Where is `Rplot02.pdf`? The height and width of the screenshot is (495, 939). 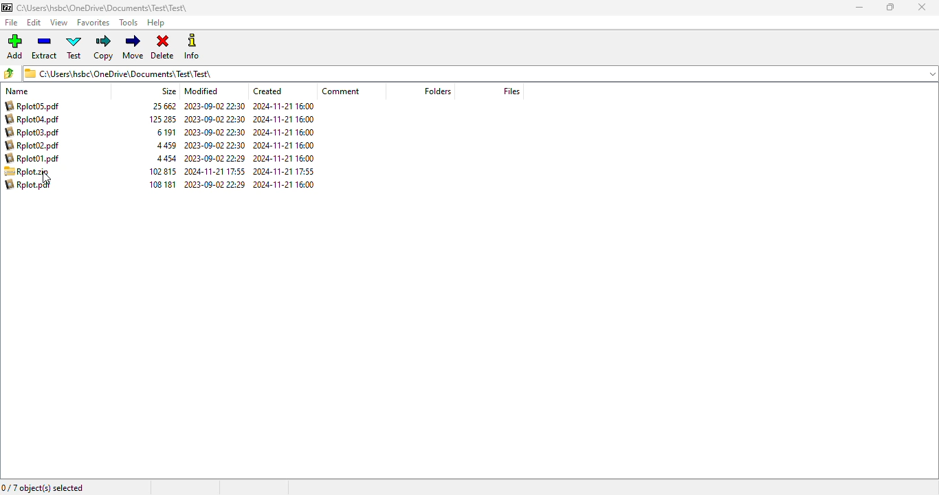
Rplot02.pdf is located at coordinates (35, 146).